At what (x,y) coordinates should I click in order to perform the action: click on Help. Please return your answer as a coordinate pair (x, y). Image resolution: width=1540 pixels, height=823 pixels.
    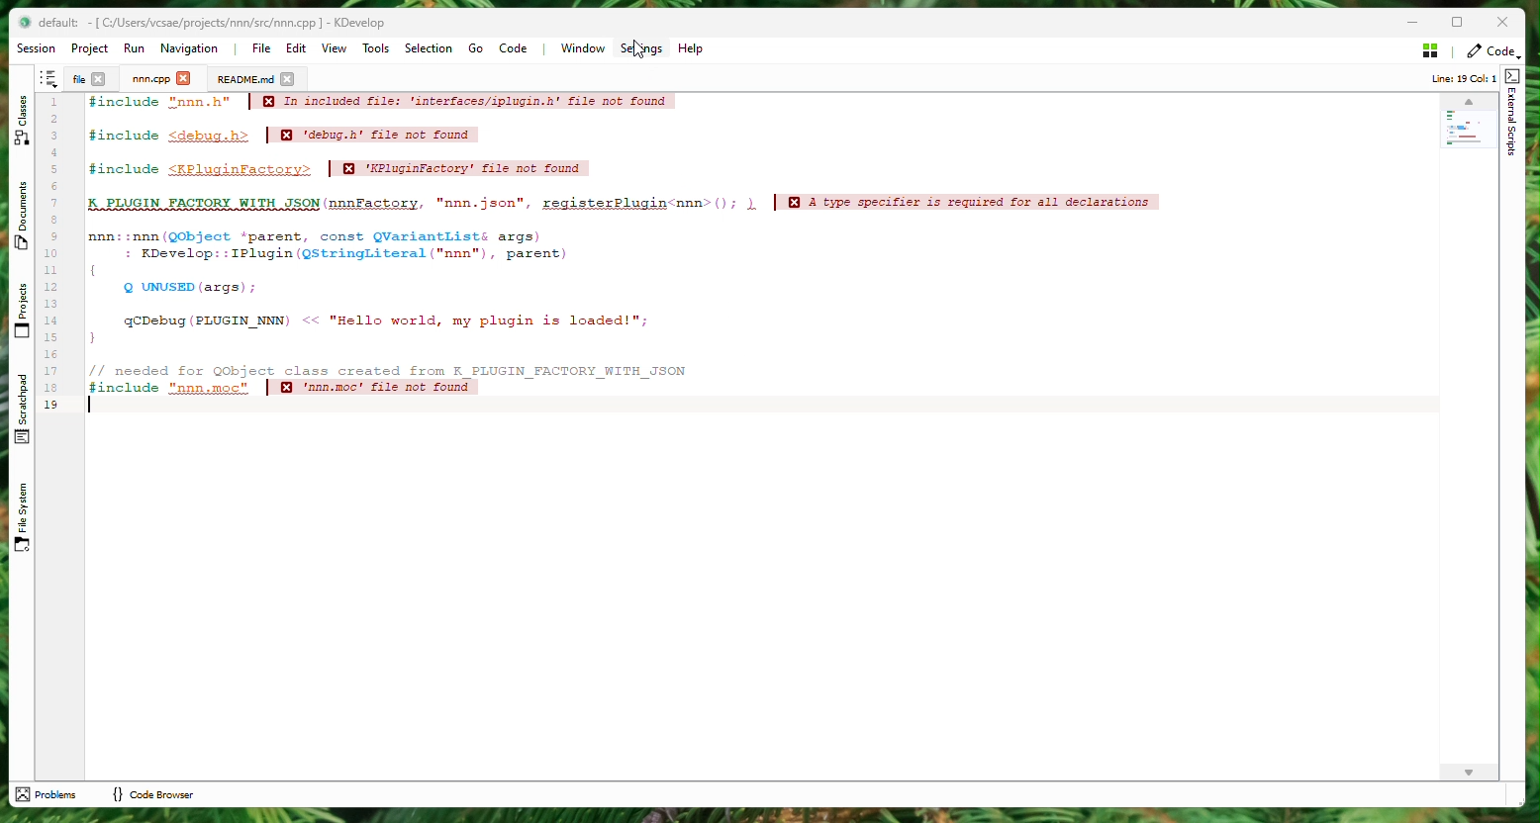
    Looking at the image, I should click on (691, 49).